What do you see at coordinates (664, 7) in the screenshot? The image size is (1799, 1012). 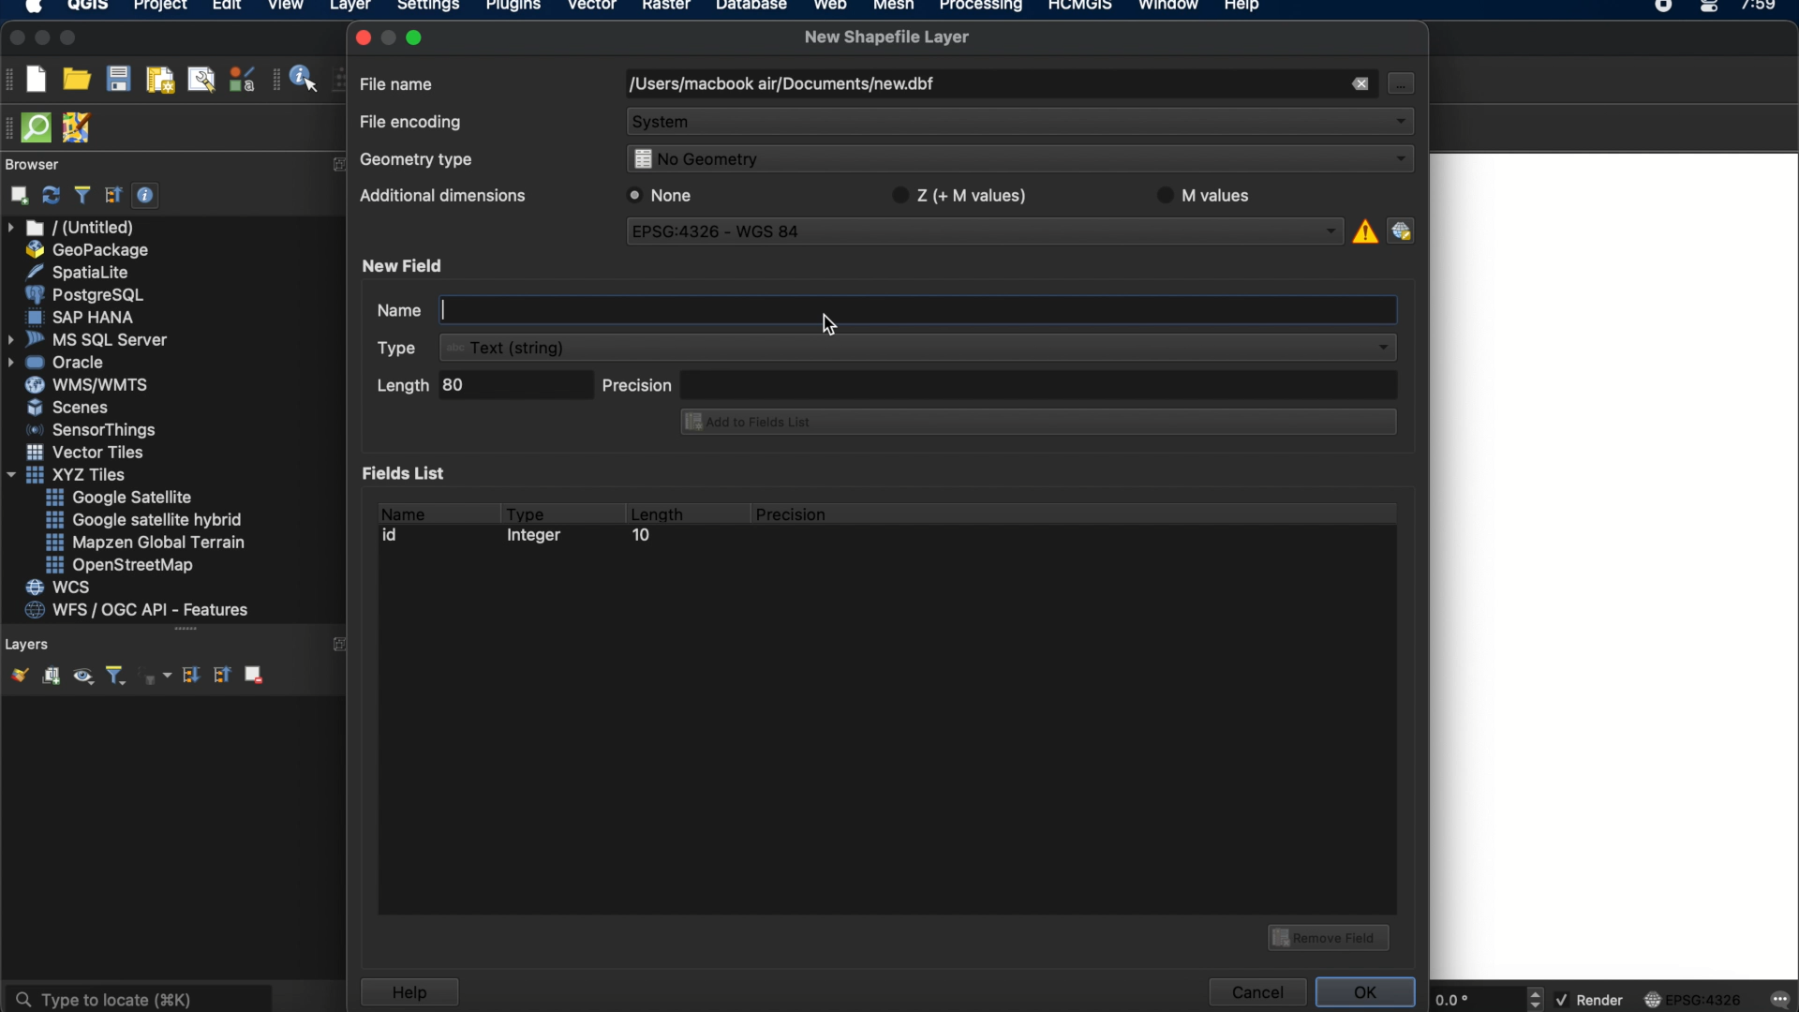 I see `raster` at bounding box center [664, 7].